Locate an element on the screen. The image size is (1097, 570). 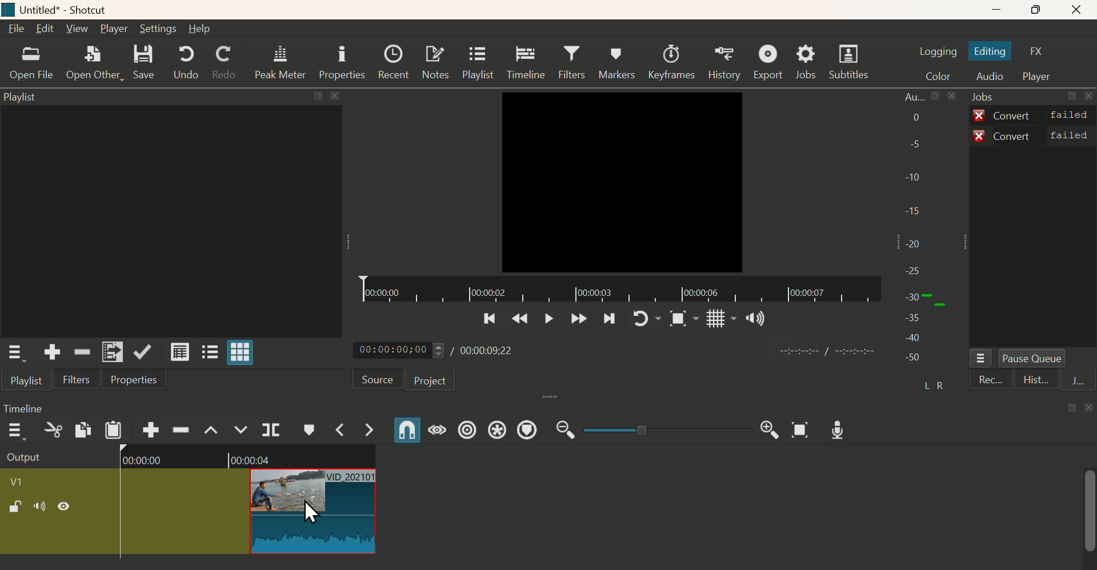
Sound is located at coordinates (754, 318).